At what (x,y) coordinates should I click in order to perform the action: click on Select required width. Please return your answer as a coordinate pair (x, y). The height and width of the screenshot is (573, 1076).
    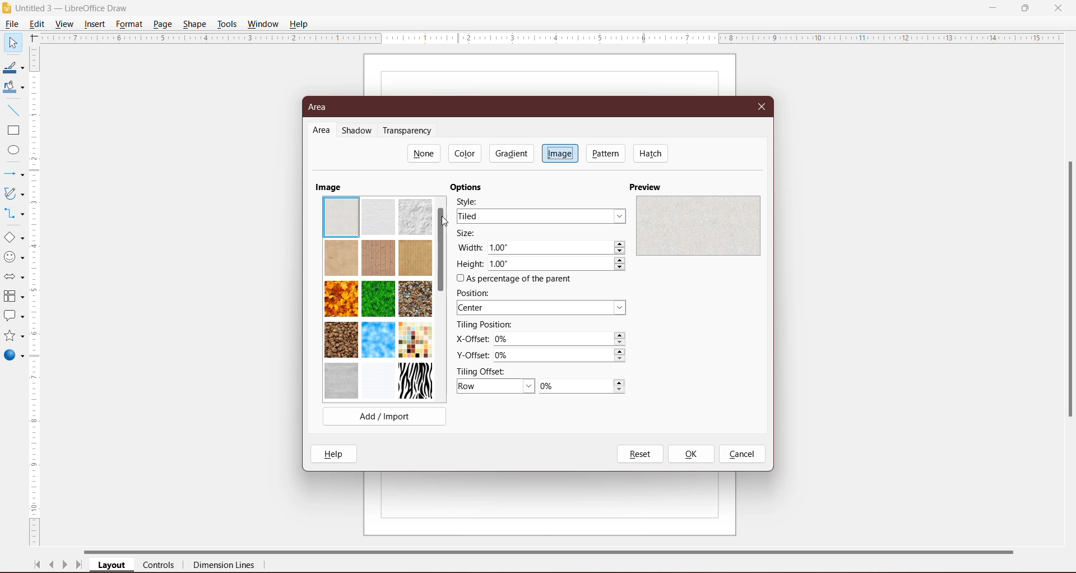
    Looking at the image, I should click on (557, 248).